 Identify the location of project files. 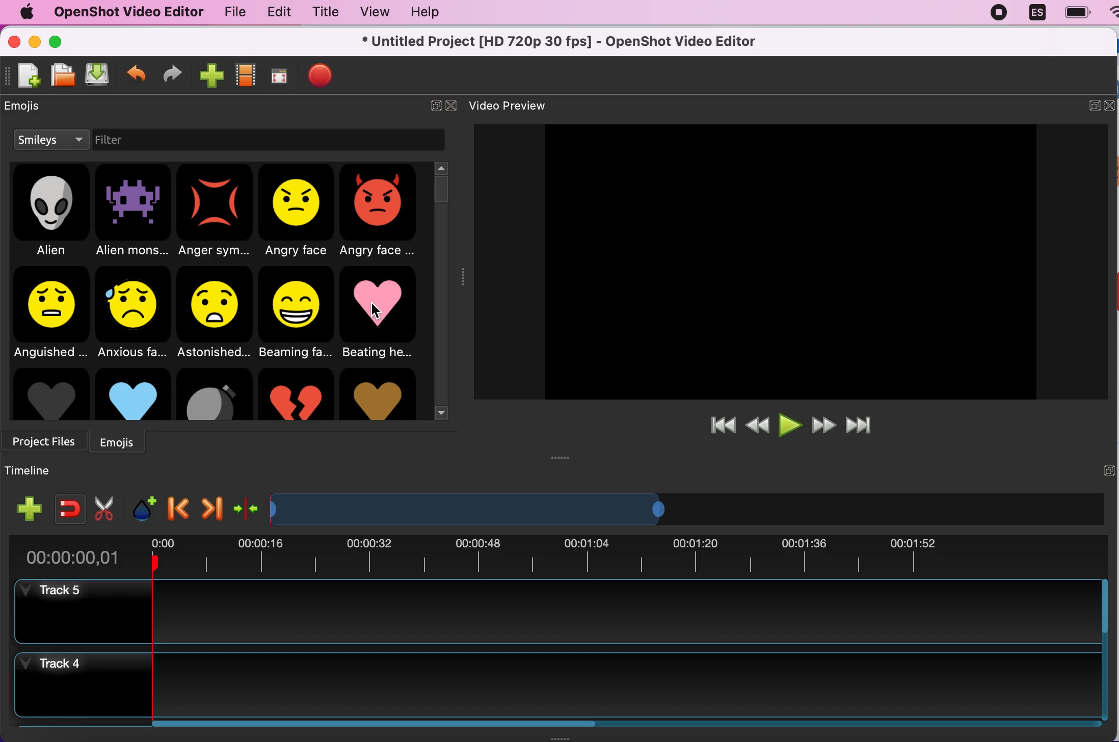
(46, 438).